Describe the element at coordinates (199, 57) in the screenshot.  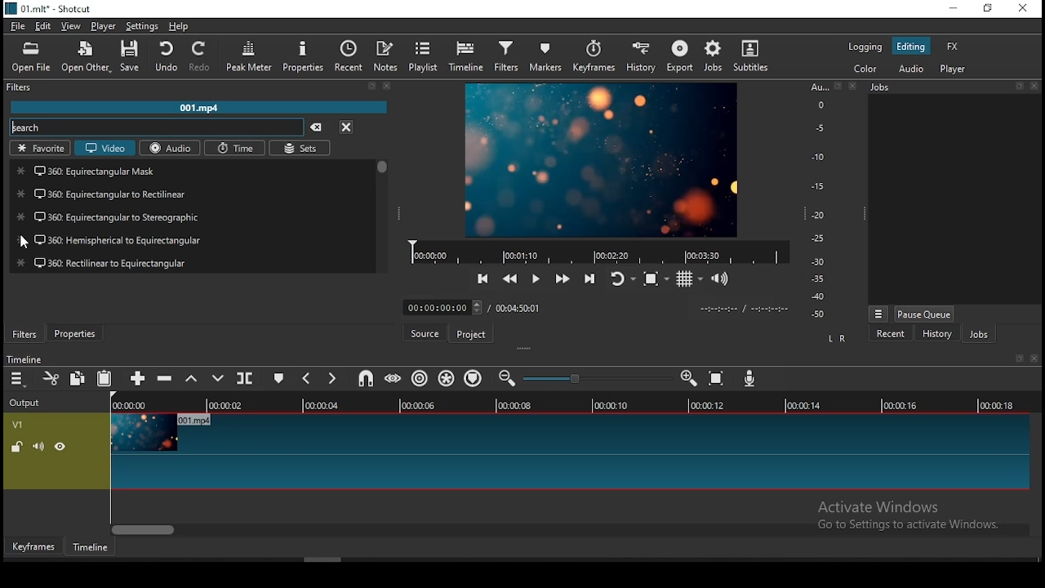
I see `Redo` at that location.